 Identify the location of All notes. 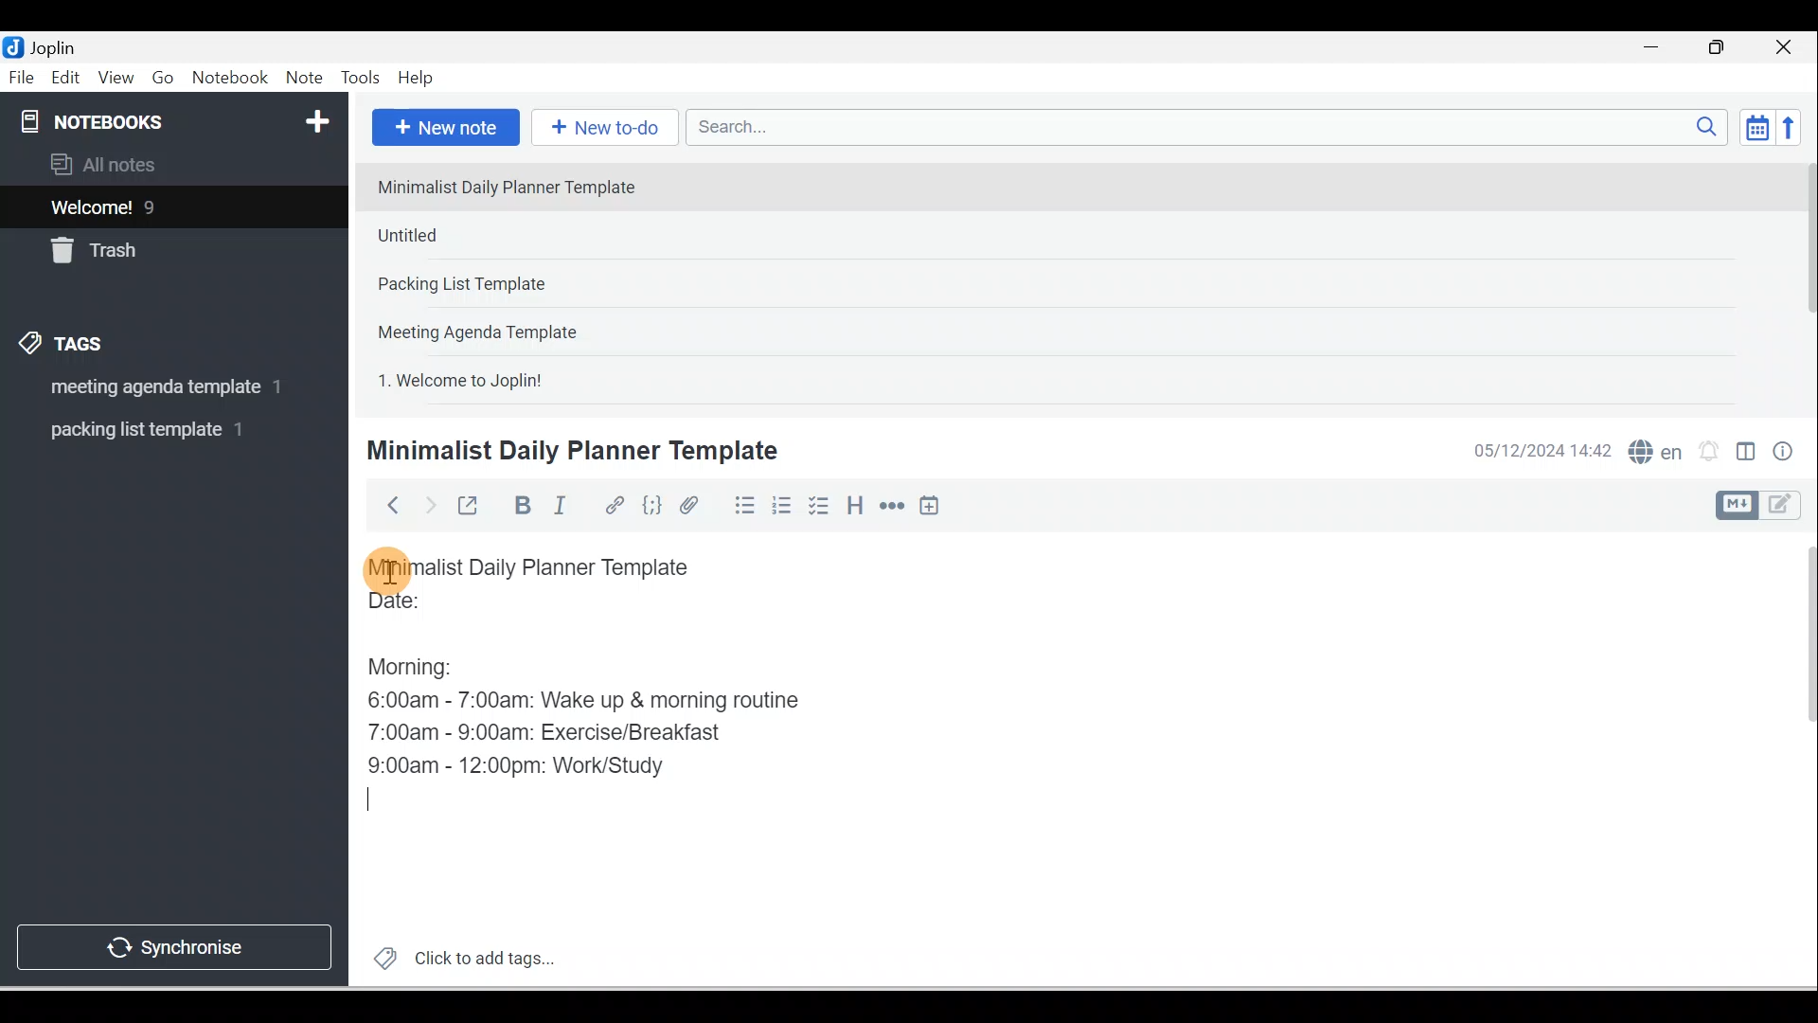
(171, 164).